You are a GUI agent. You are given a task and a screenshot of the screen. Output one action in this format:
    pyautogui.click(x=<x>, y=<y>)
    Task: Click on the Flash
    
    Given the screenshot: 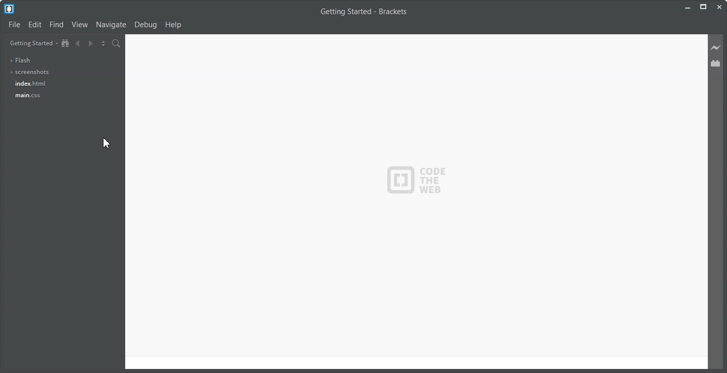 What is the action you would take?
    pyautogui.click(x=23, y=60)
    